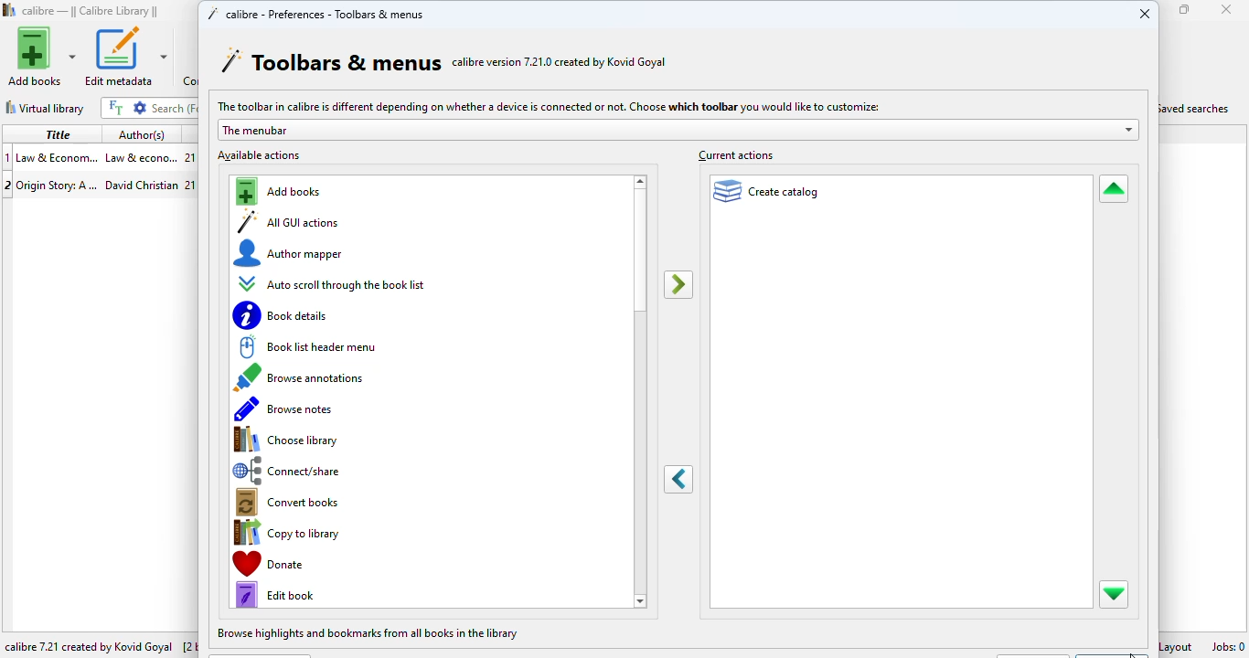 The height and width of the screenshot is (658, 1249). I want to click on calibre - preferences - toolbars & menus, so click(315, 13).